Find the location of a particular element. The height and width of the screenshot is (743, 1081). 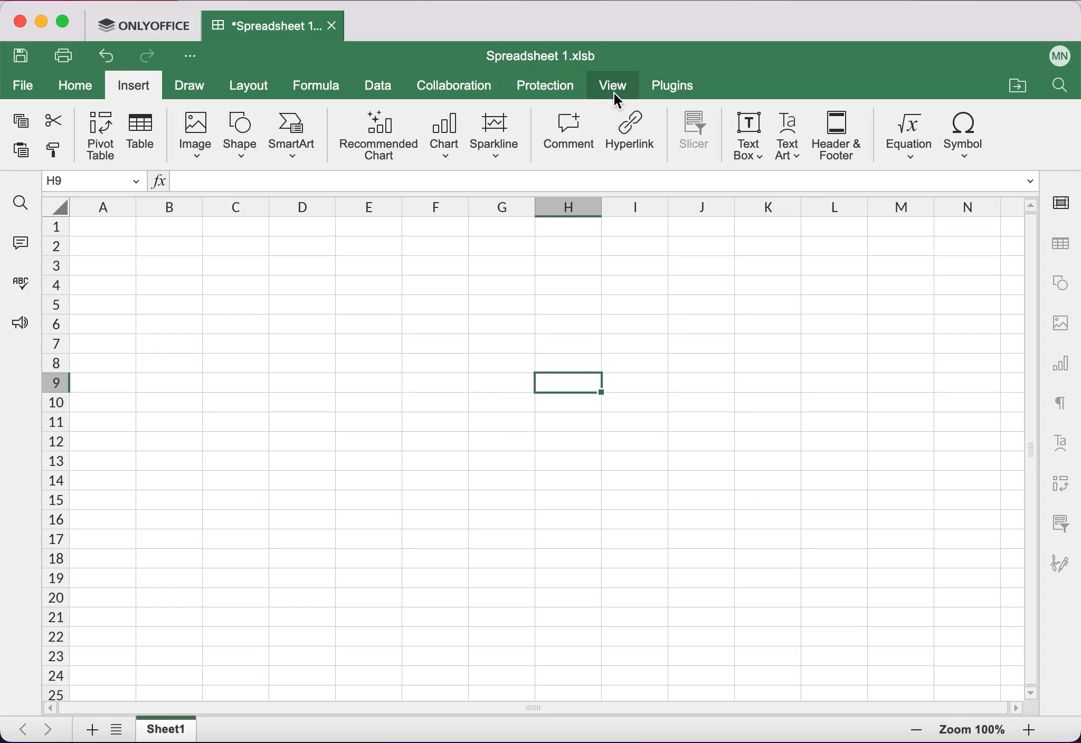

text is located at coordinates (1064, 403).